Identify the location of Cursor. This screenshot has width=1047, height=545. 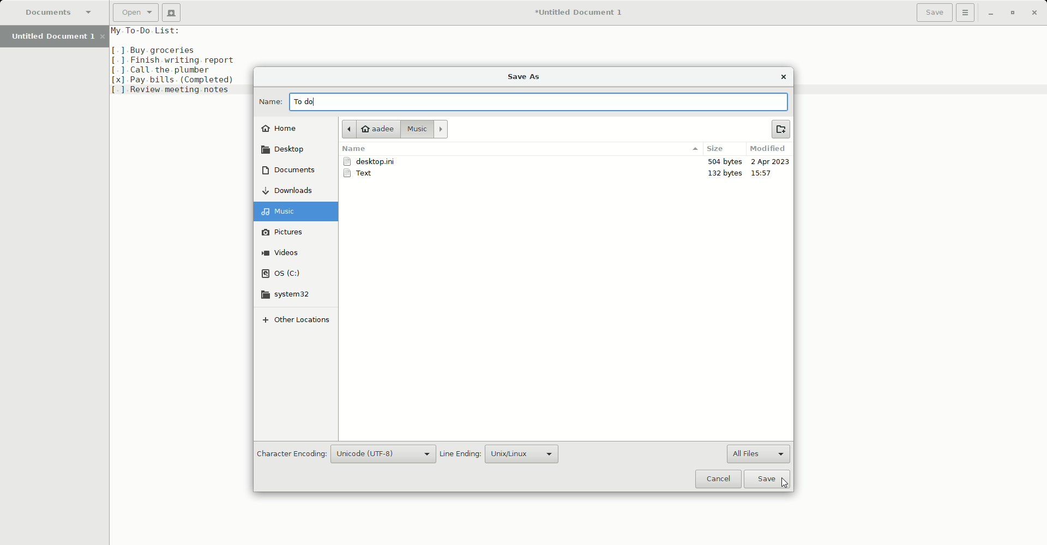
(786, 483).